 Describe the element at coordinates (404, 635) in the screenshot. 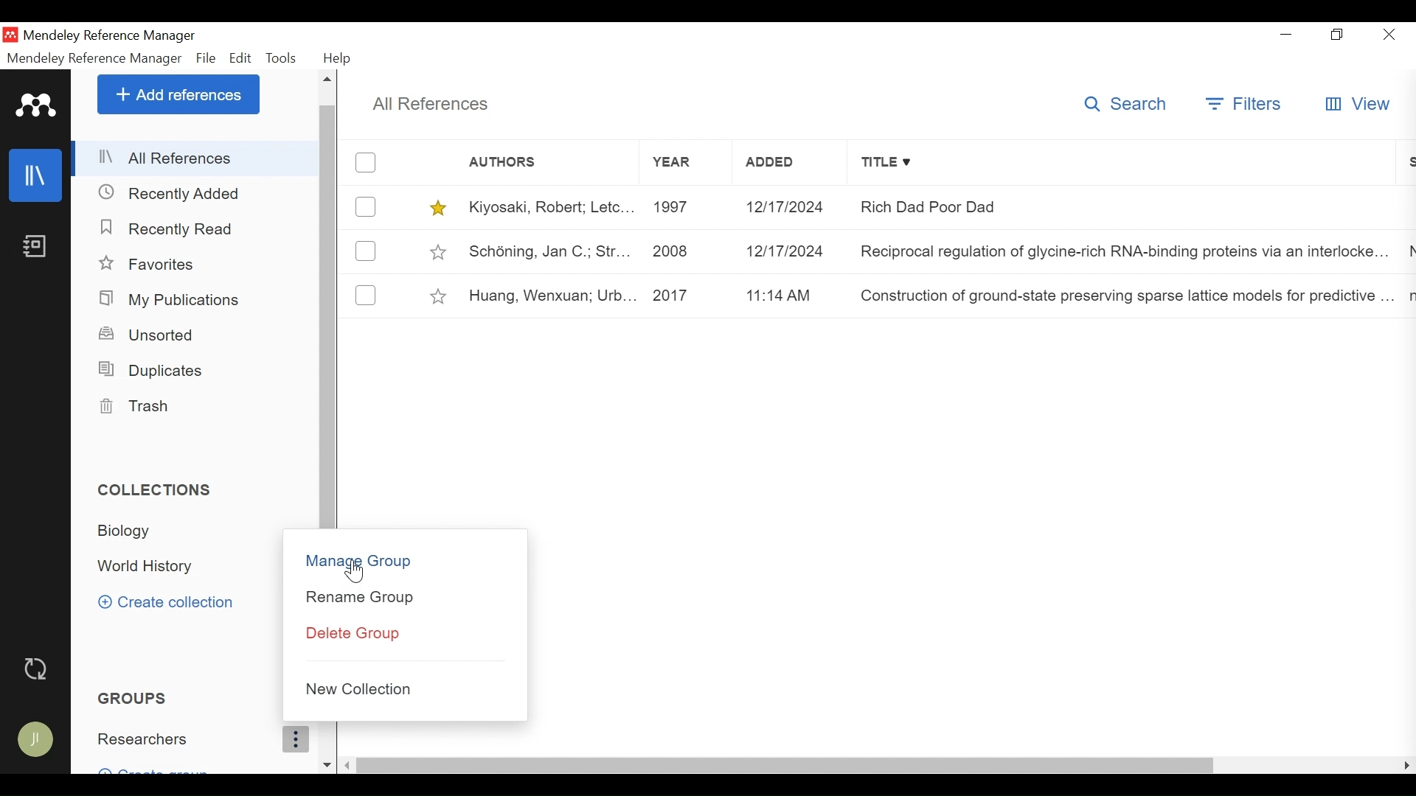

I see `Delete Group` at that location.